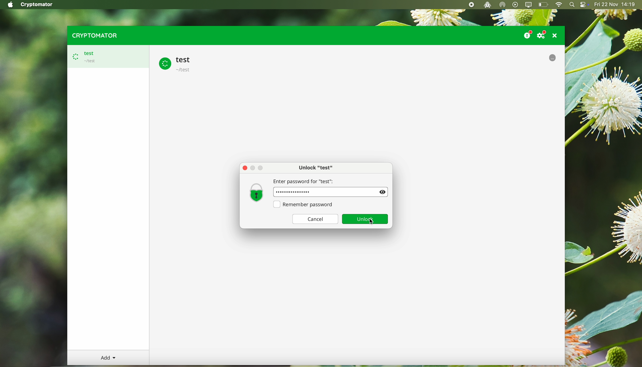 The image size is (642, 367). What do you see at coordinates (254, 168) in the screenshot?
I see `Minimize ` at bounding box center [254, 168].